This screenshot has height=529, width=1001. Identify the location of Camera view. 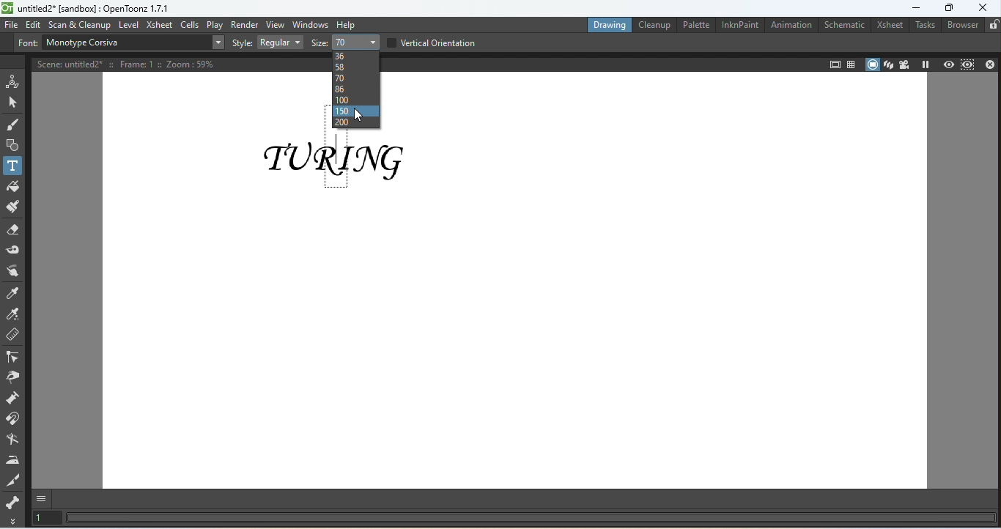
(906, 65).